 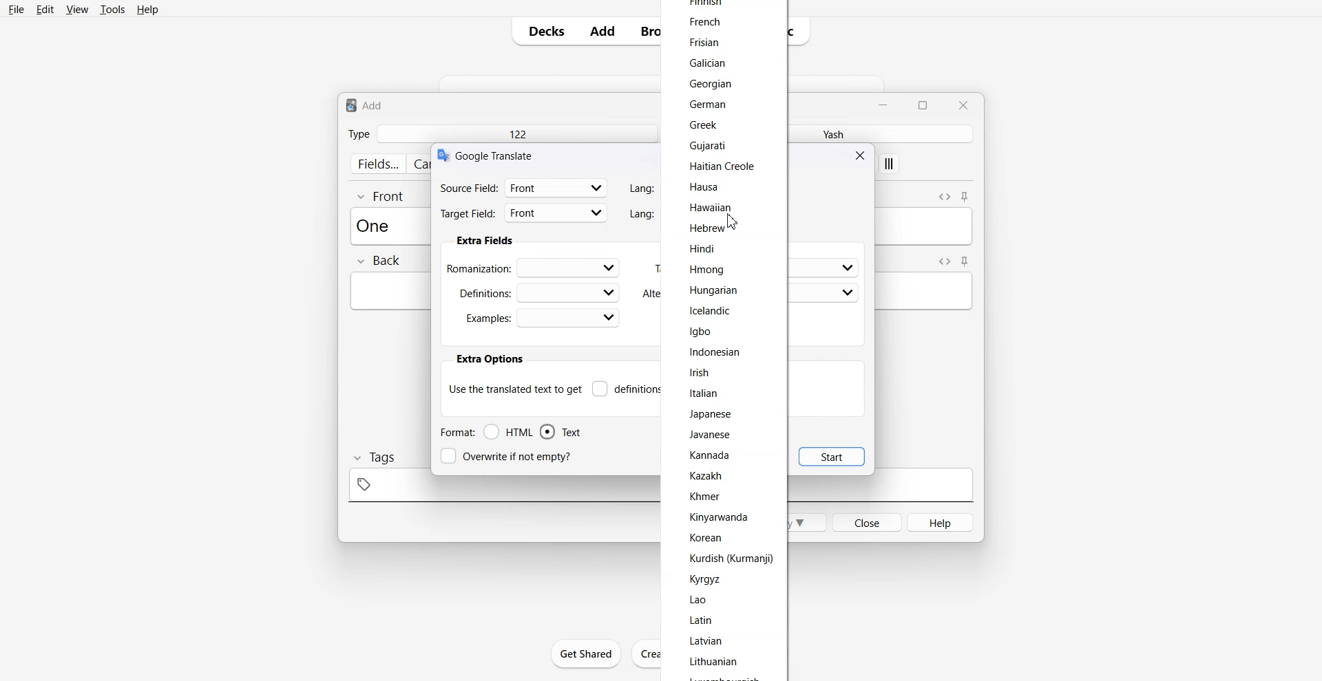 What do you see at coordinates (700, 125) in the screenshot?
I see `Greek` at bounding box center [700, 125].